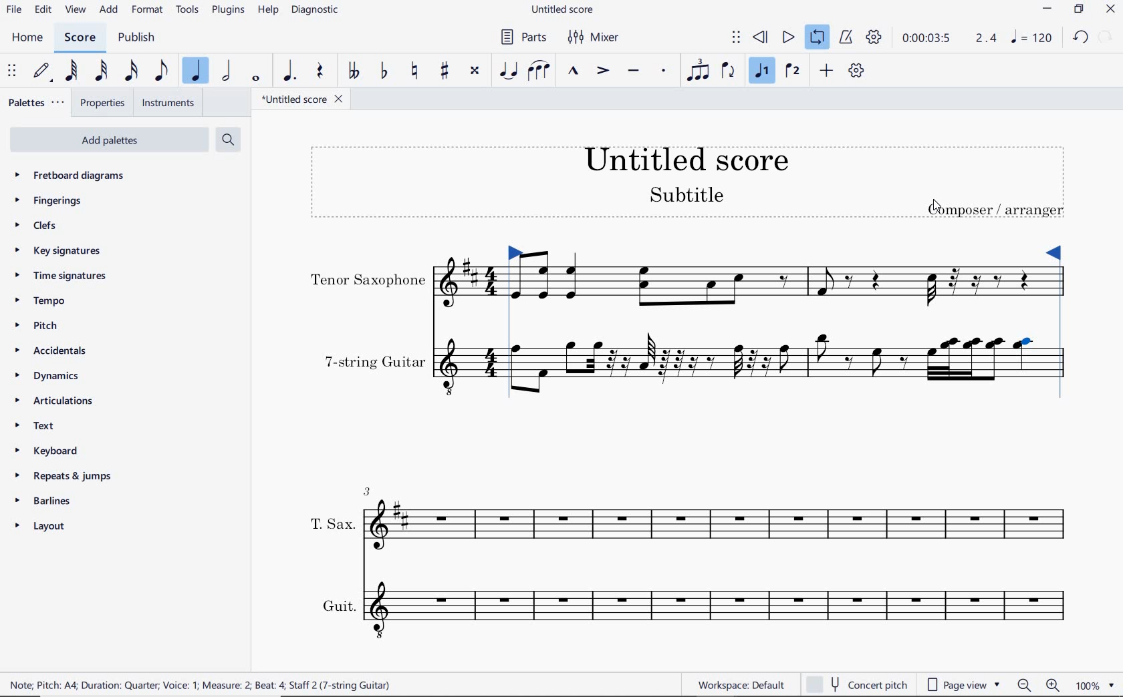  I want to click on ACCENT, so click(601, 72).